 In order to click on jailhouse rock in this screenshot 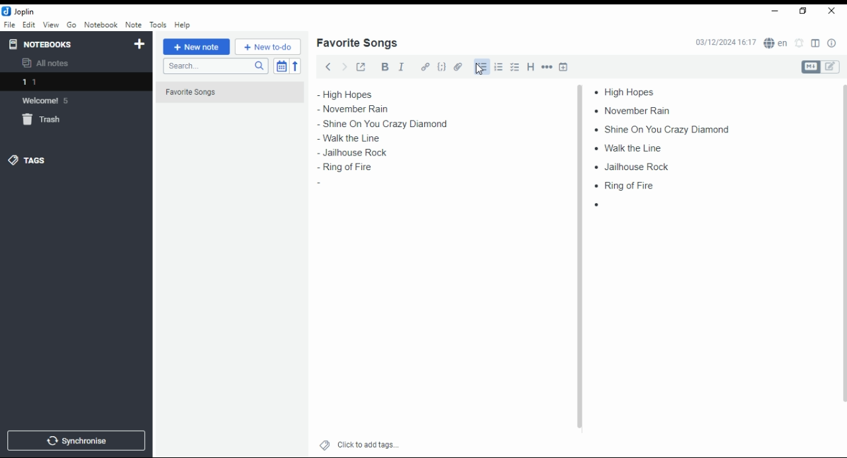, I will do `click(634, 167)`.